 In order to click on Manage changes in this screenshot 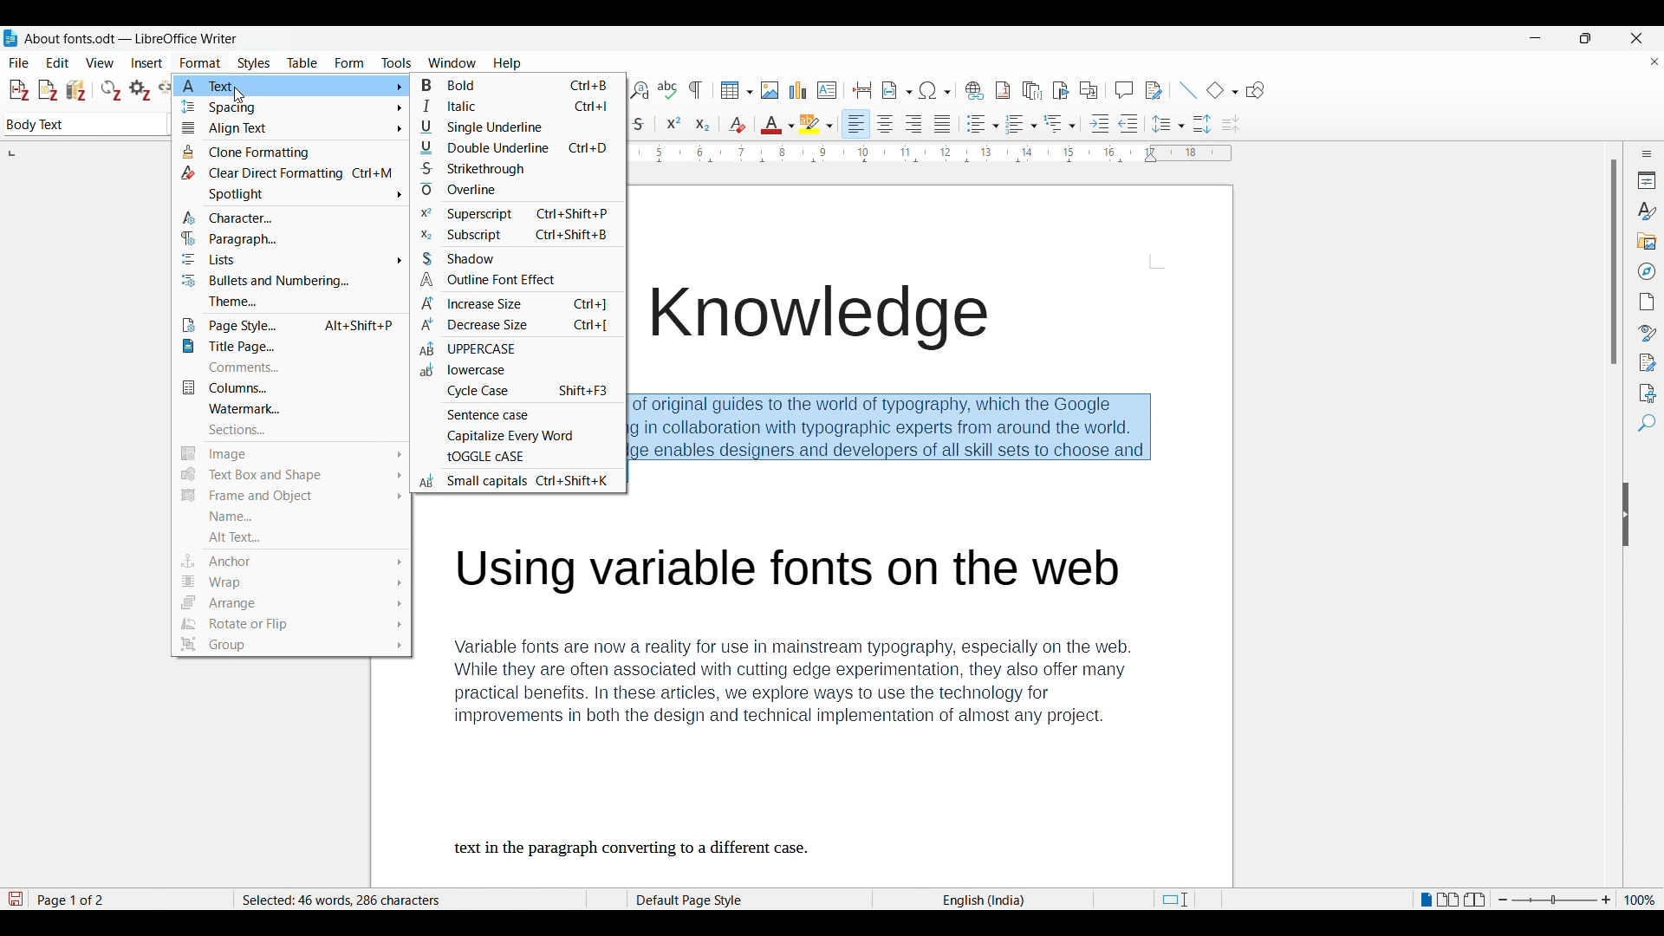, I will do `click(1648, 363)`.